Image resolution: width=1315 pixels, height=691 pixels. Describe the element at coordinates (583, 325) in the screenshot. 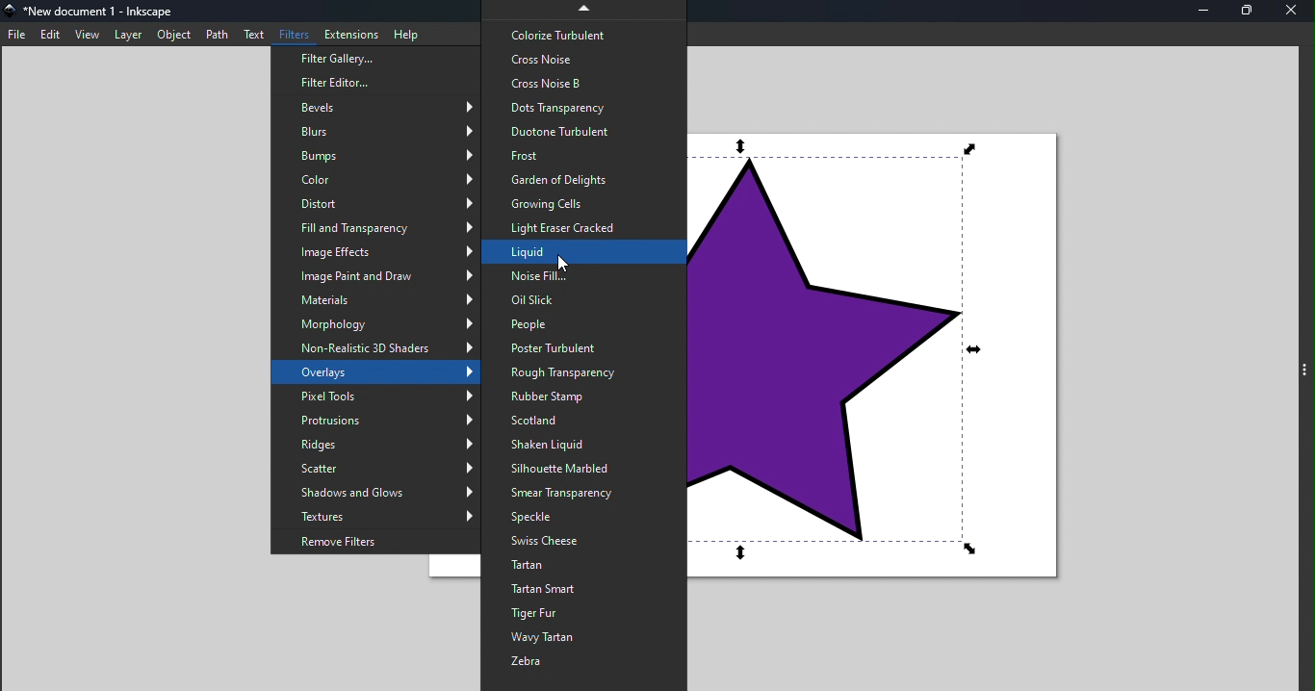

I see `People` at that location.